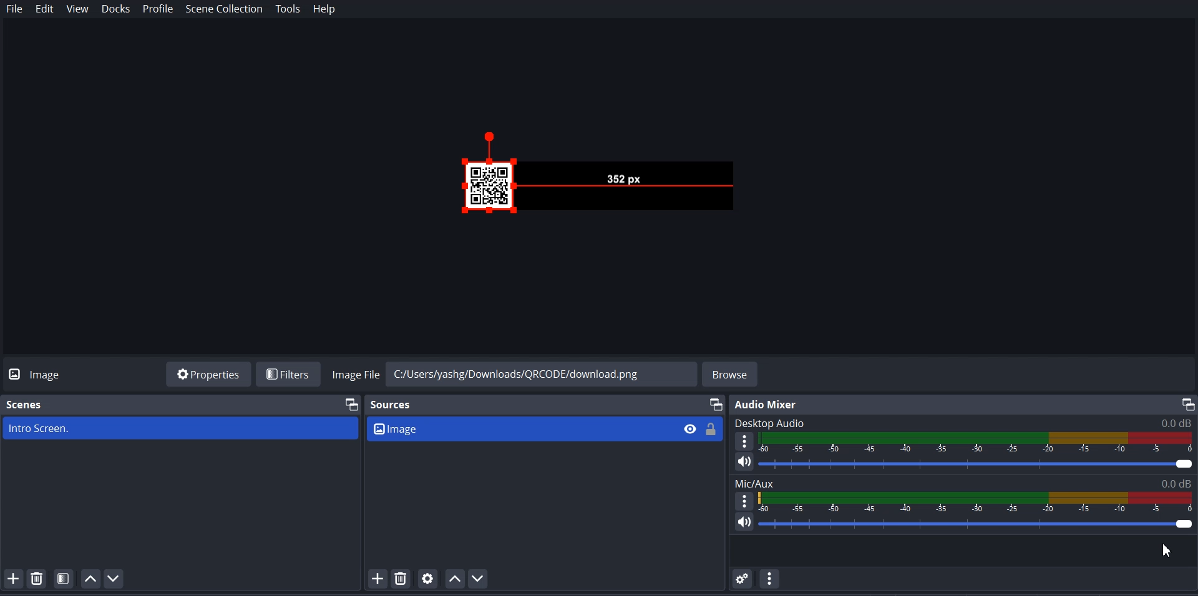 This screenshot has width=1198, height=596. Describe the element at coordinates (208, 373) in the screenshot. I see `Properties` at that location.